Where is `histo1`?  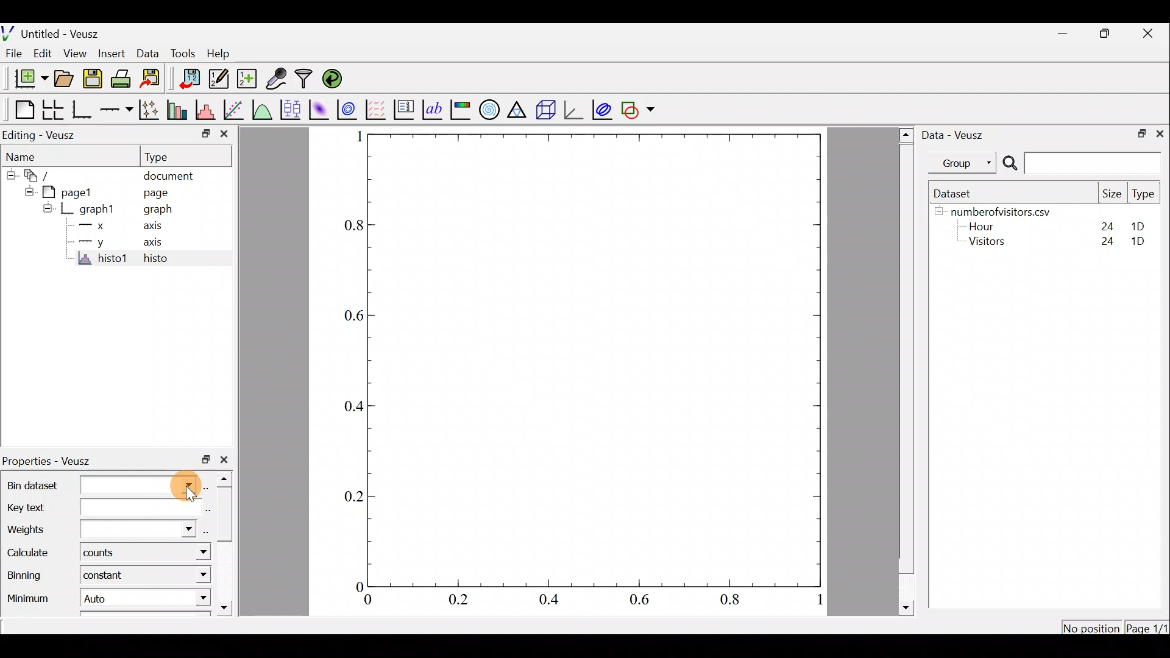
histo1 is located at coordinates (99, 260).